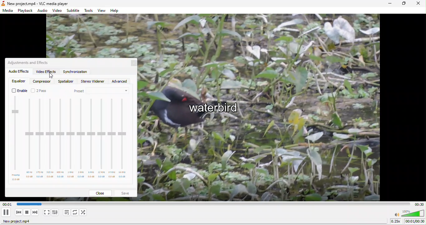 This screenshot has width=426, height=225. I want to click on audio, so click(43, 11).